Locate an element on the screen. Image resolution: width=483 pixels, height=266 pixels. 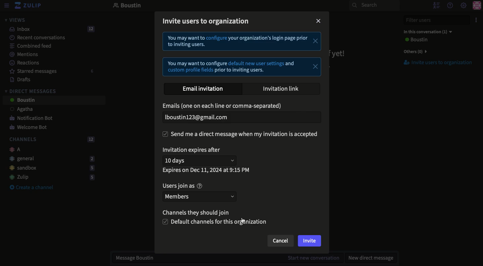
Email  is located at coordinates (224, 105).